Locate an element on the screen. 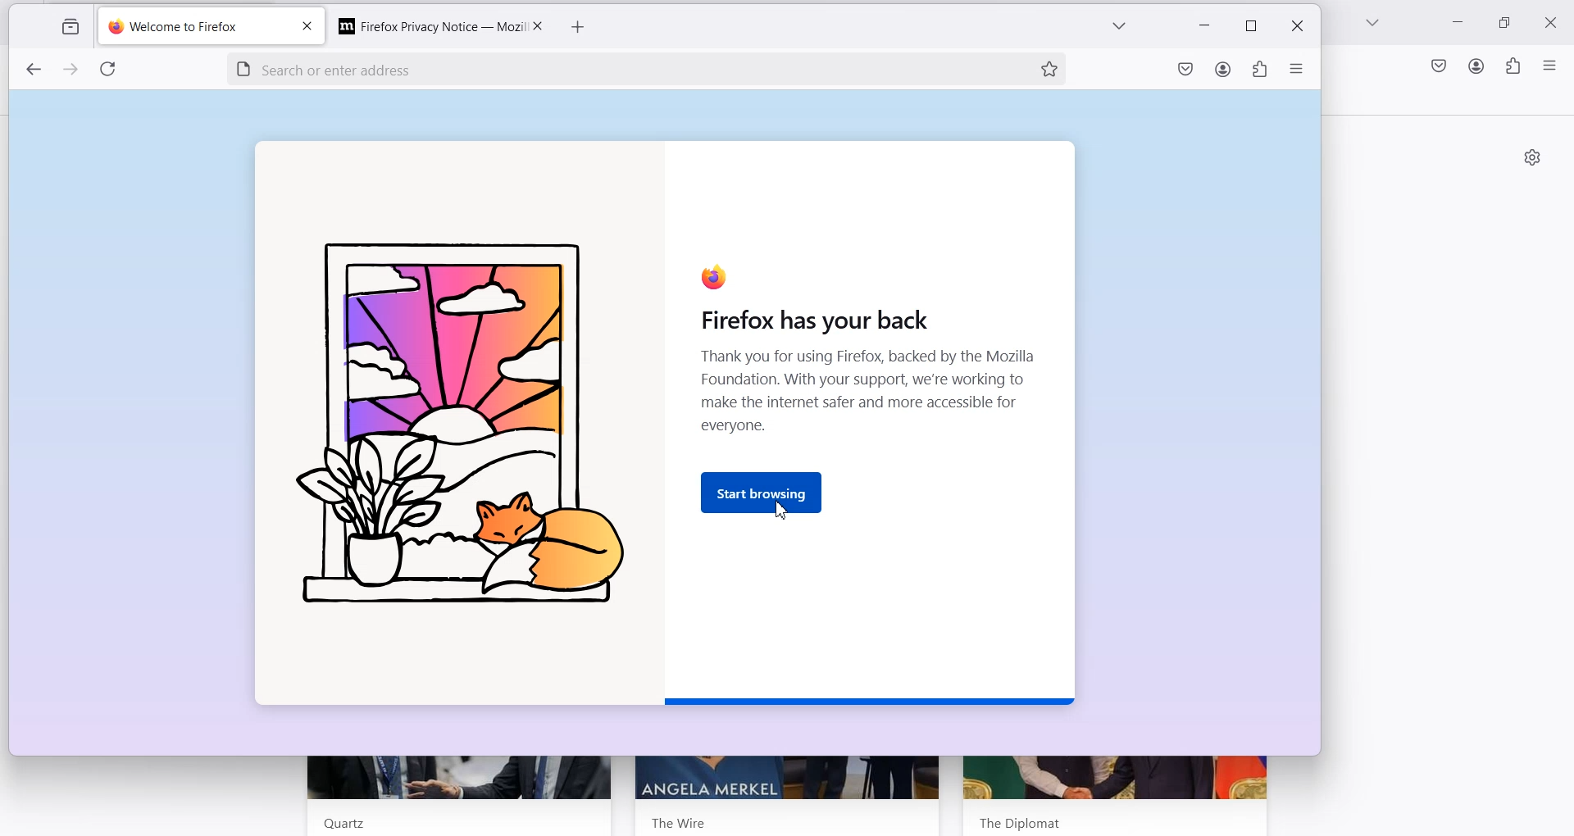 Image resolution: width=1574 pixels, height=836 pixels. Firefox Privacy Notice is located at coordinates (423, 25).